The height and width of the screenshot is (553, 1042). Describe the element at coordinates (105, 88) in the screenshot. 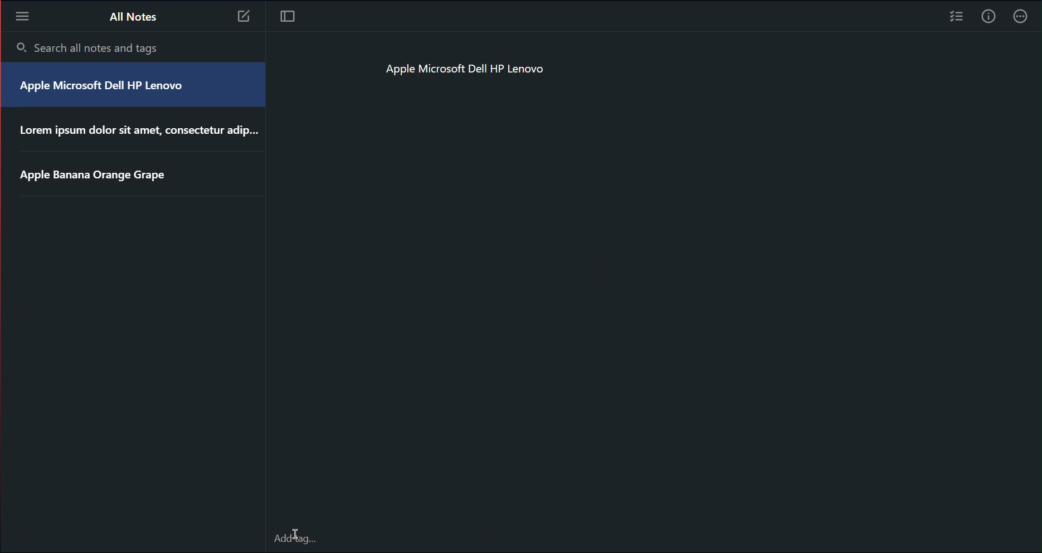

I see `Apple Microsoft Dell HP Lenovo` at that location.